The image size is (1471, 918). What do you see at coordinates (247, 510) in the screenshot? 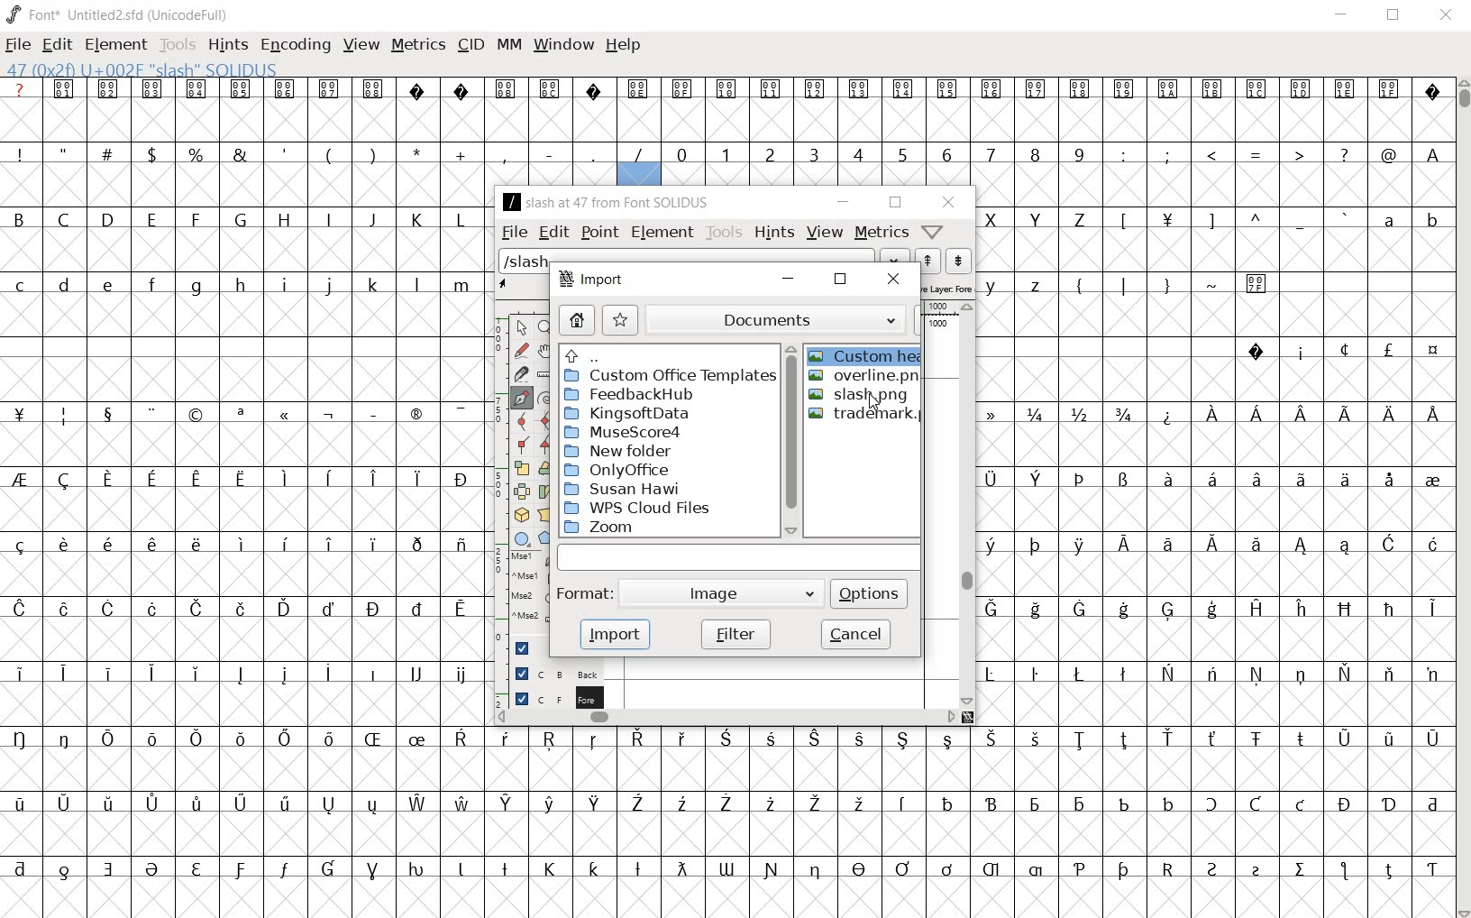
I see `empty cells` at bounding box center [247, 510].